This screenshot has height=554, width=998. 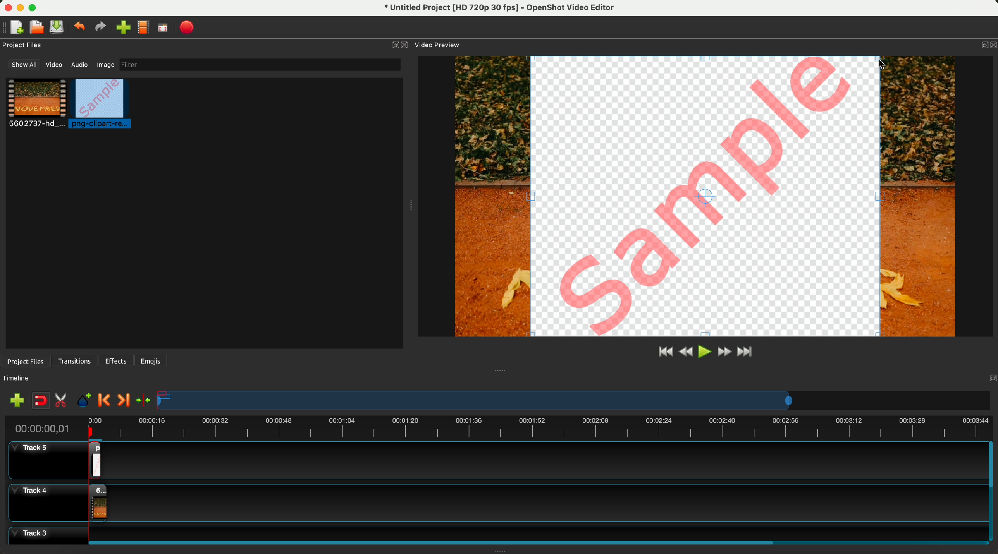 What do you see at coordinates (163, 29) in the screenshot?
I see `full screen` at bounding box center [163, 29].